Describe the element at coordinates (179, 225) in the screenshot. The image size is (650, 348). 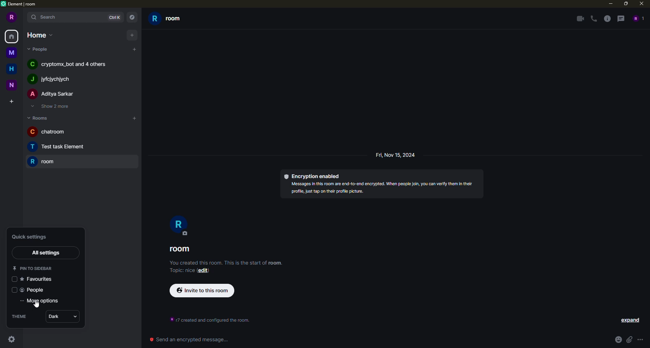
I see `r` at that location.